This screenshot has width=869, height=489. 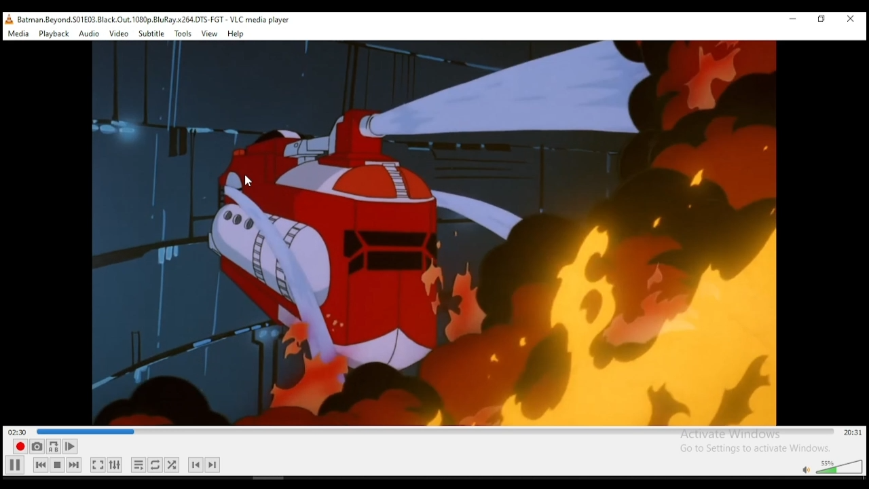 I want to click on video, so click(x=120, y=33).